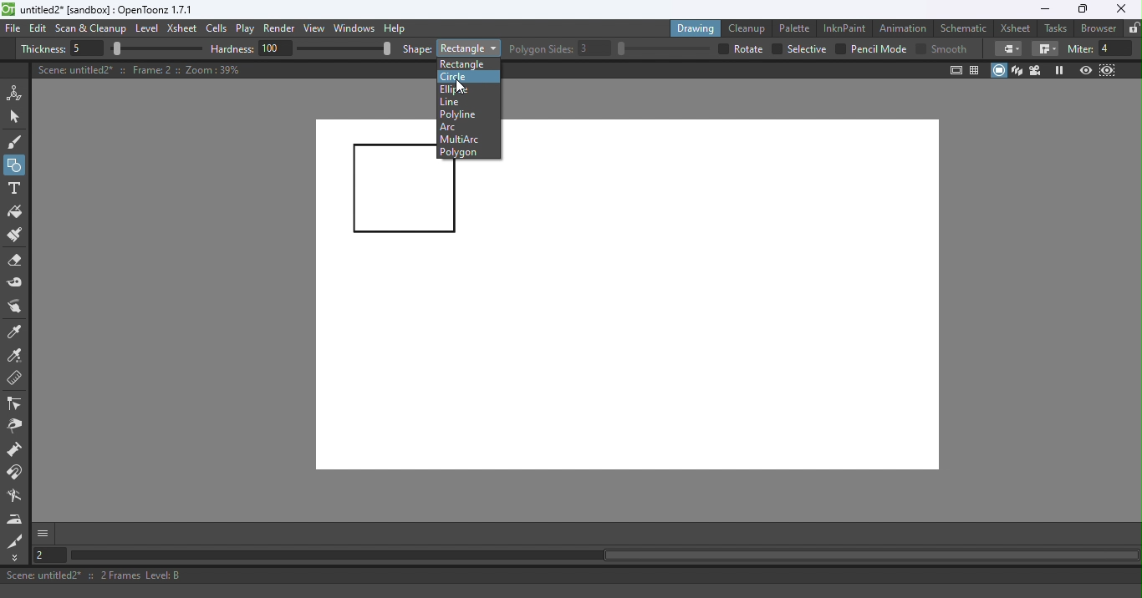  What do you see at coordinates (797, 28) in the screenshot?
I see `Palette` at bounding box center [797, 28].